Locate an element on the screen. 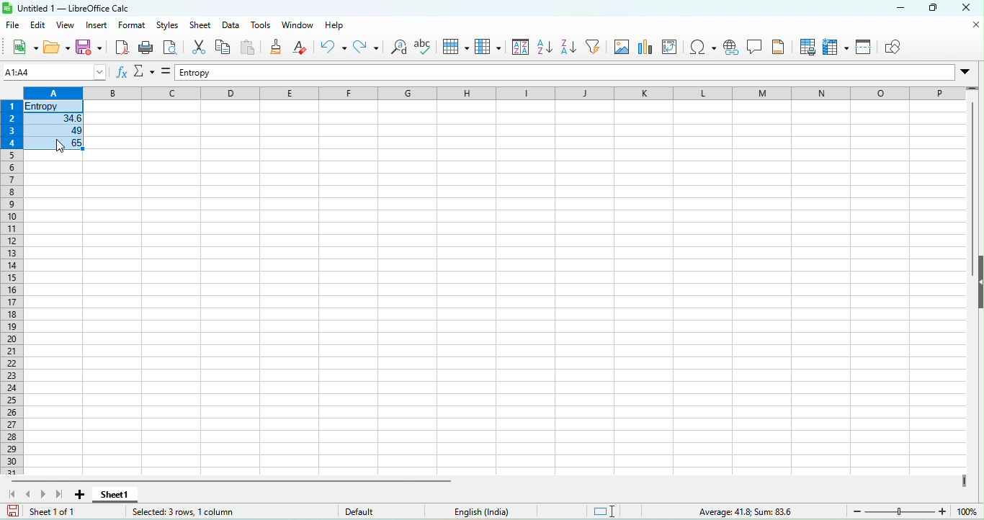 The image size is (984, 520). view is located at coordinates (67, 26).